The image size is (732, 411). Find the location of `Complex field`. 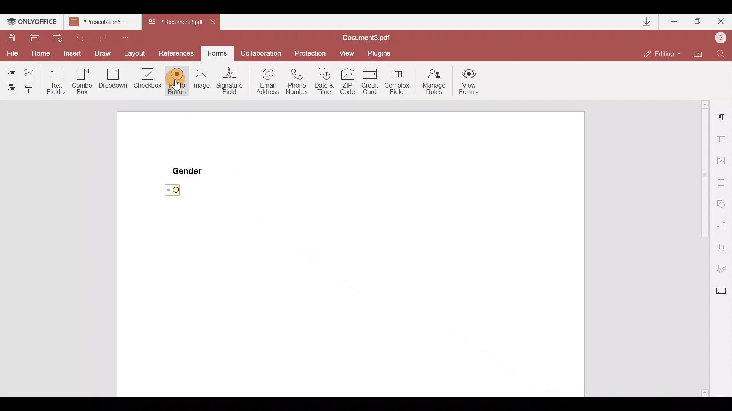

Complex field is located at coordinates (400, 80).